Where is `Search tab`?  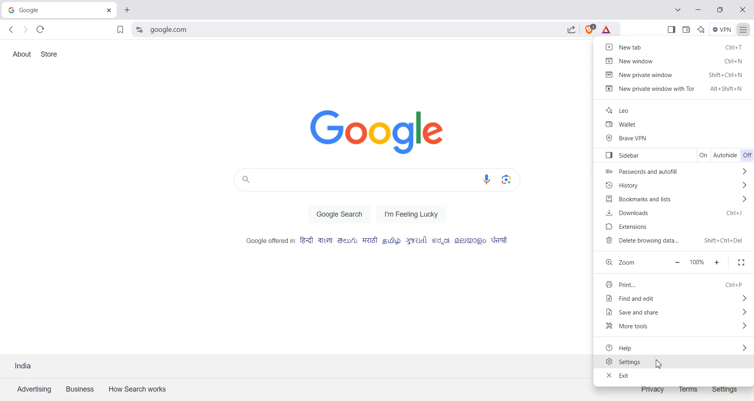
Search tab is located at coordinates (679, 11).